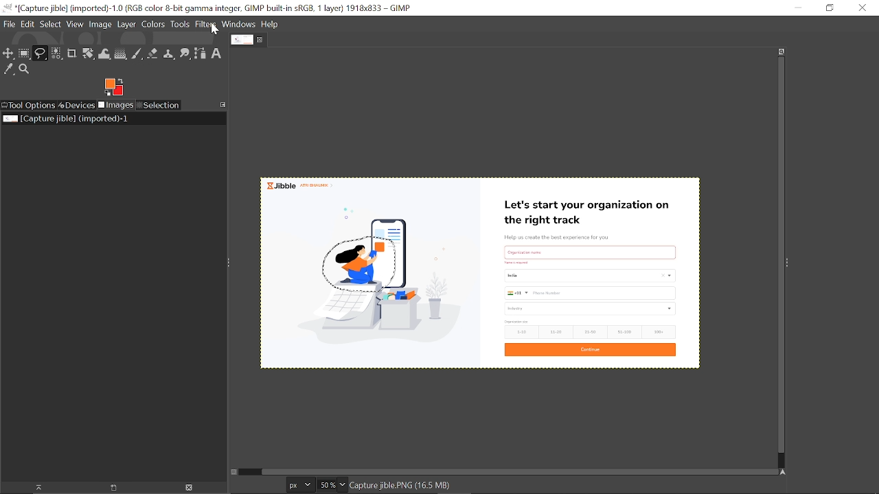 The width and height of the screenshot is (879, 494). I want to click on Paintbrush tool, so click(137, 54).